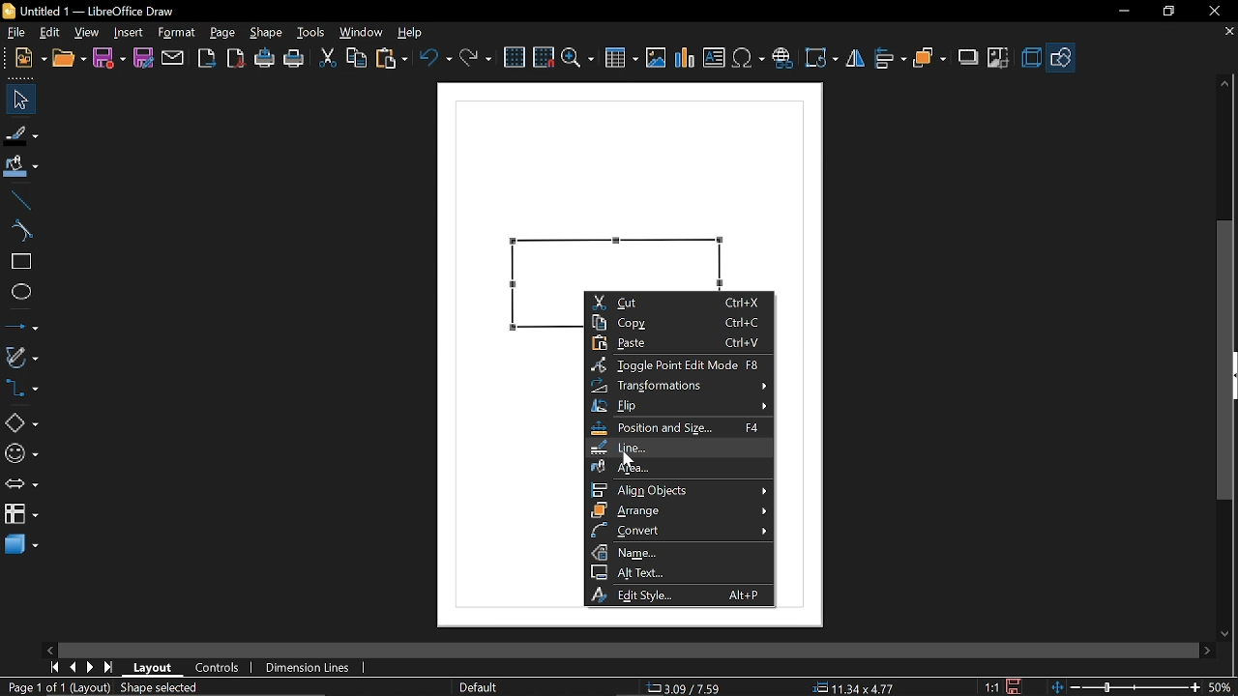 The height and width of the screenshot is (696, 1238). What do you see at coordinates (18, 512) in the screenshot?
I see `flowchart` at bounding box center [18, 512].